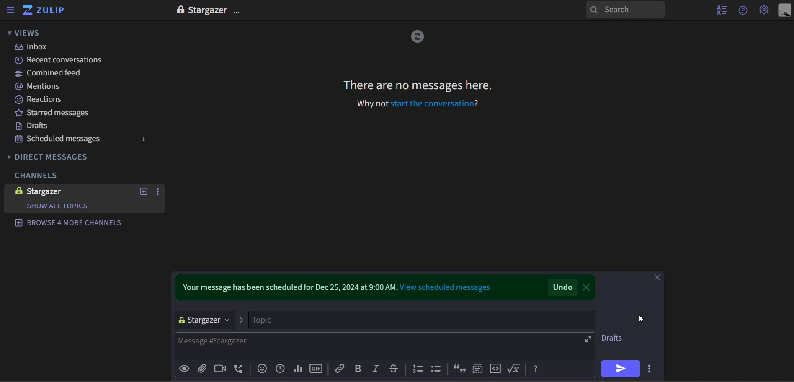 This screenshot has height=382, width=794. I want to click on icon, so click(477, 369).